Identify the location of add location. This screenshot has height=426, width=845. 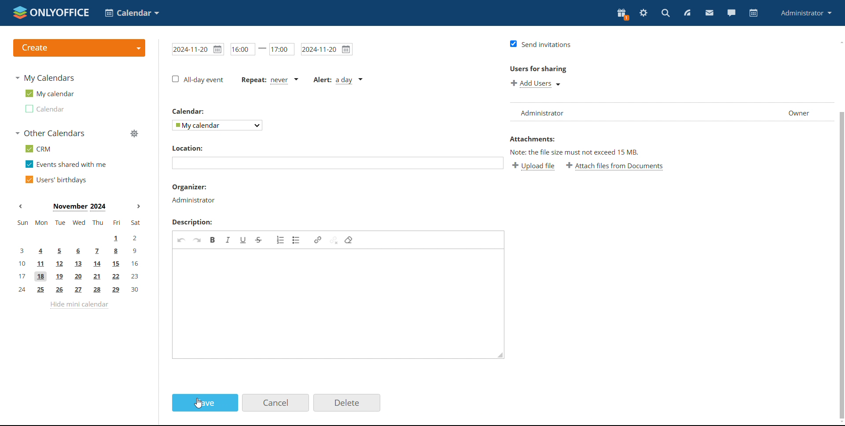
(338, 163).